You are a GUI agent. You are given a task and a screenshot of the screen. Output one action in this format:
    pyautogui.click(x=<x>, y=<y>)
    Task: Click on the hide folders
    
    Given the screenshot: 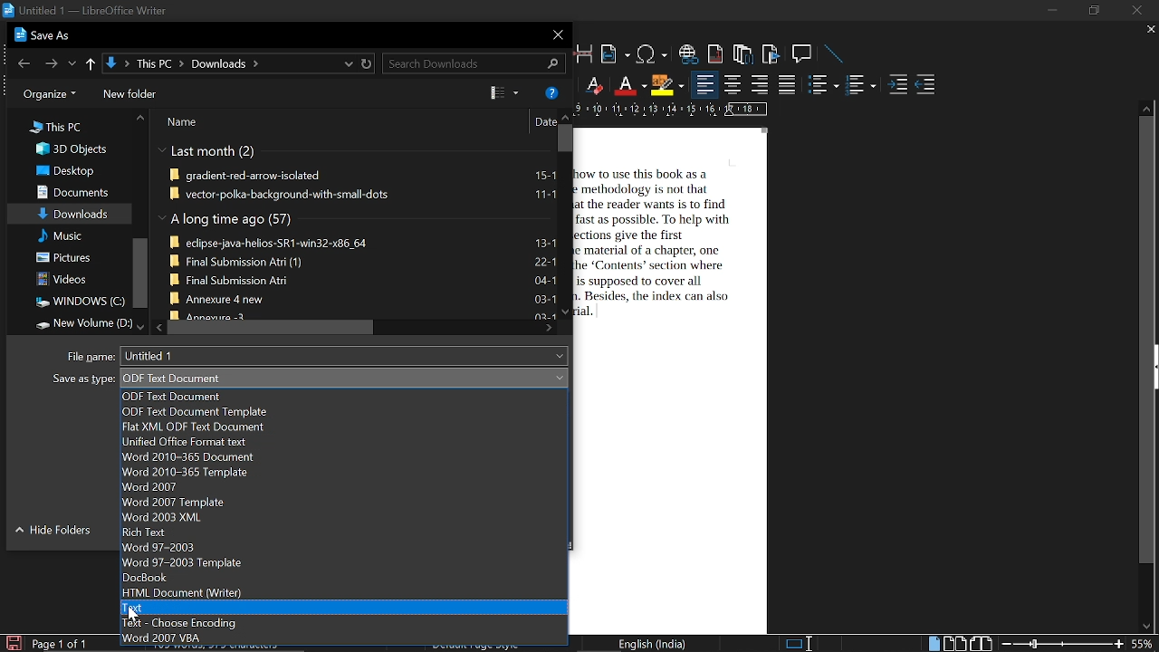 What is the action you would take?
    pyautogui.click(x=56, y=533)
    